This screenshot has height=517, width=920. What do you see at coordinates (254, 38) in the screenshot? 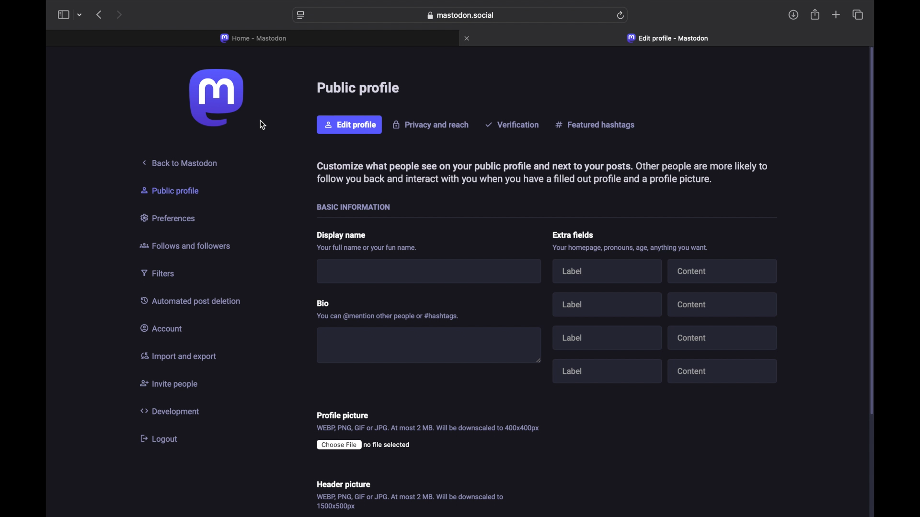
I see `home - mastodon` at bounding box center [254, 38].